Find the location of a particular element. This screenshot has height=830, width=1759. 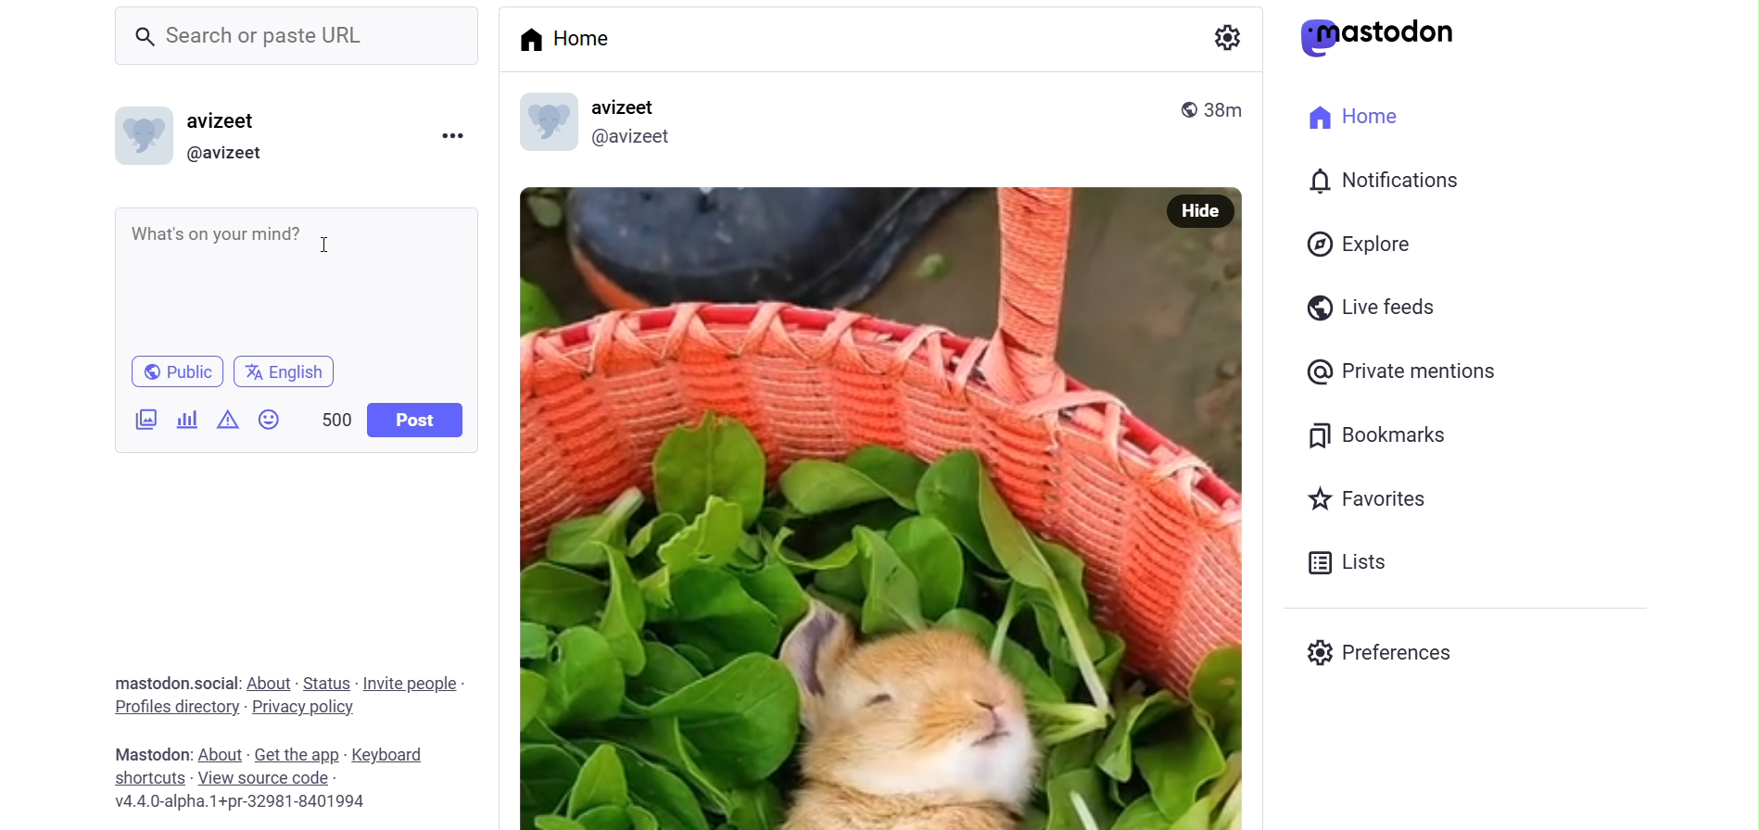

@avizeet is located at coordinates (232, 154).